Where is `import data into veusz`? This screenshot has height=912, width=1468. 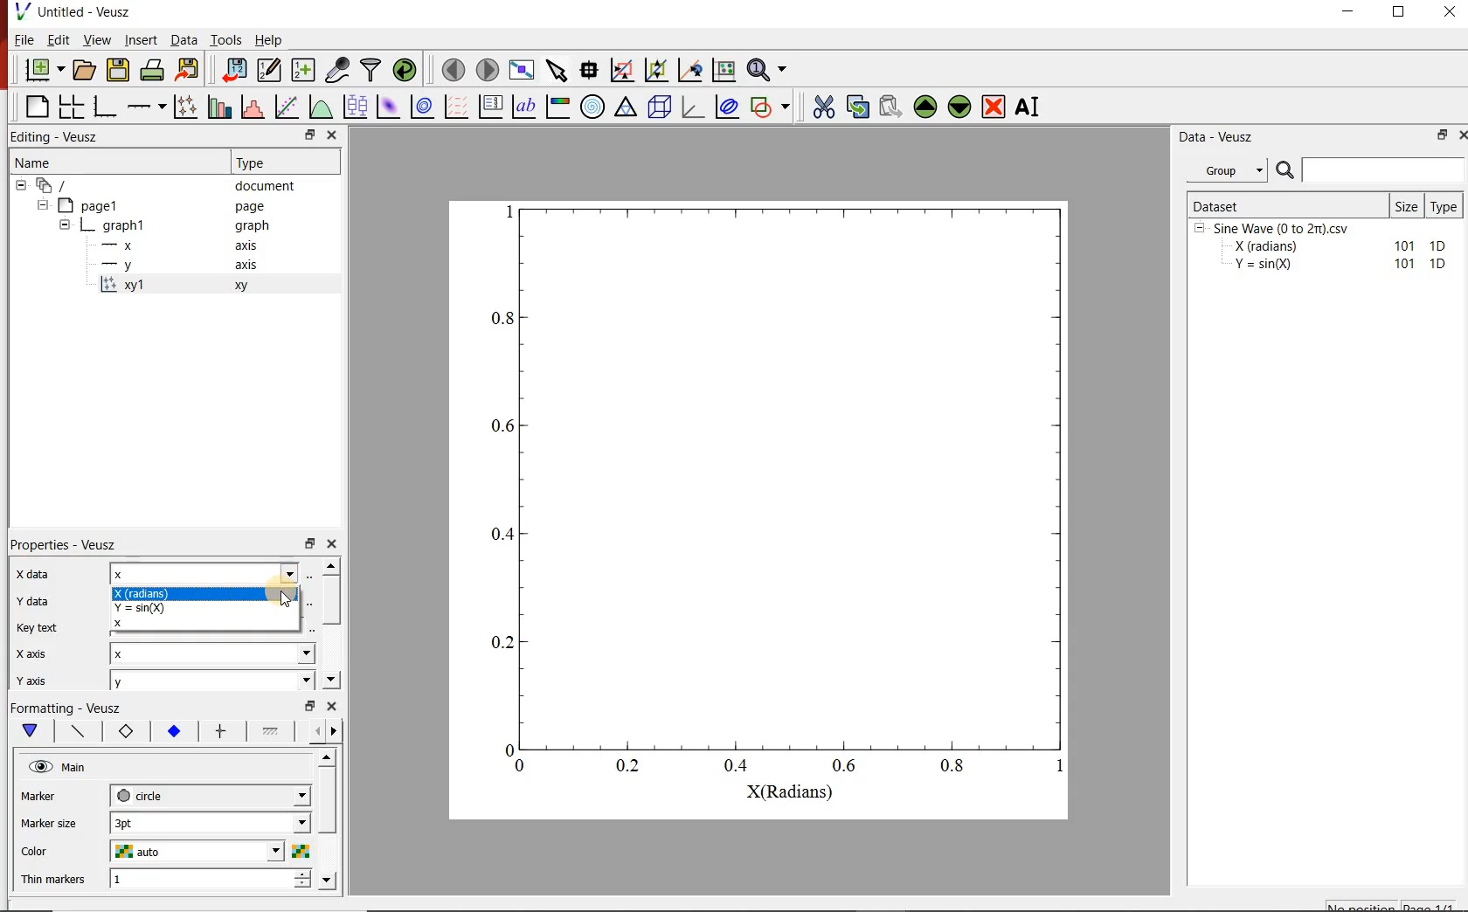
import data into veusz is located at coordinates (232, 69).